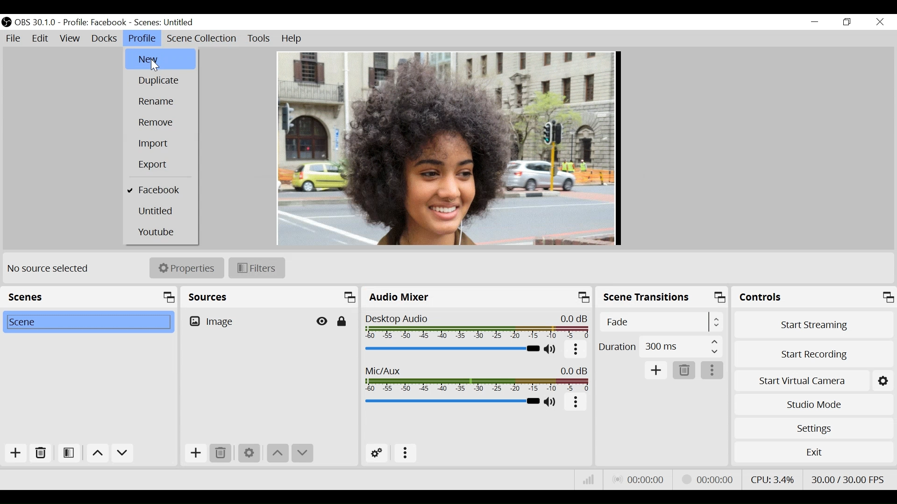 The image size is (897, 504). I want to click on Image, so click(246, 321).